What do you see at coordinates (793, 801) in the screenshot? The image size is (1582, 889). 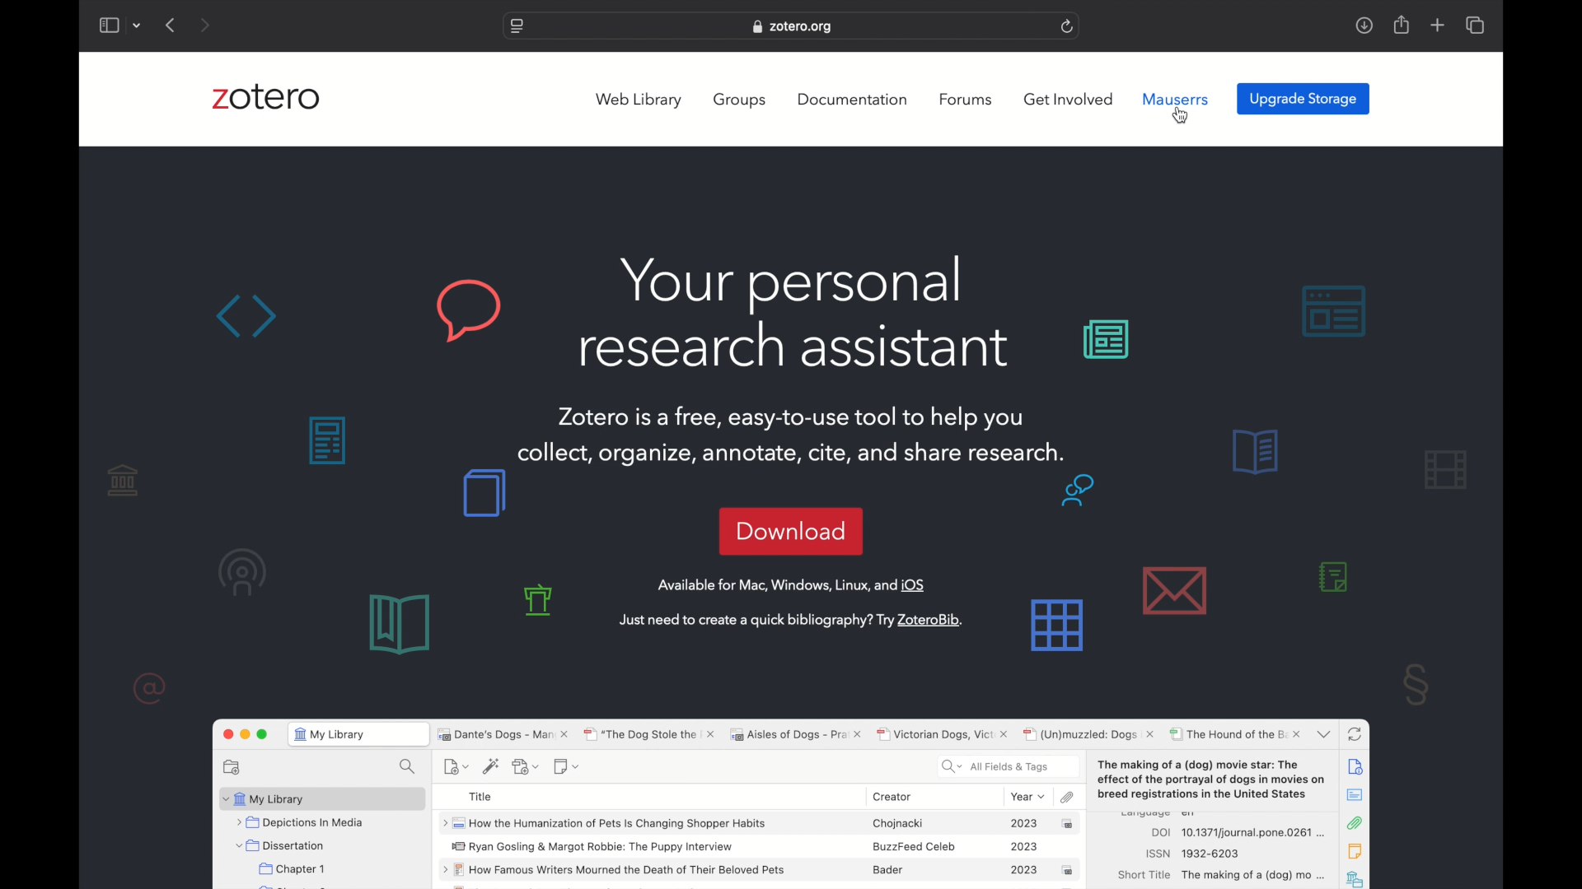 I see `zotero sotware preview` at bounding box center [793, 801].